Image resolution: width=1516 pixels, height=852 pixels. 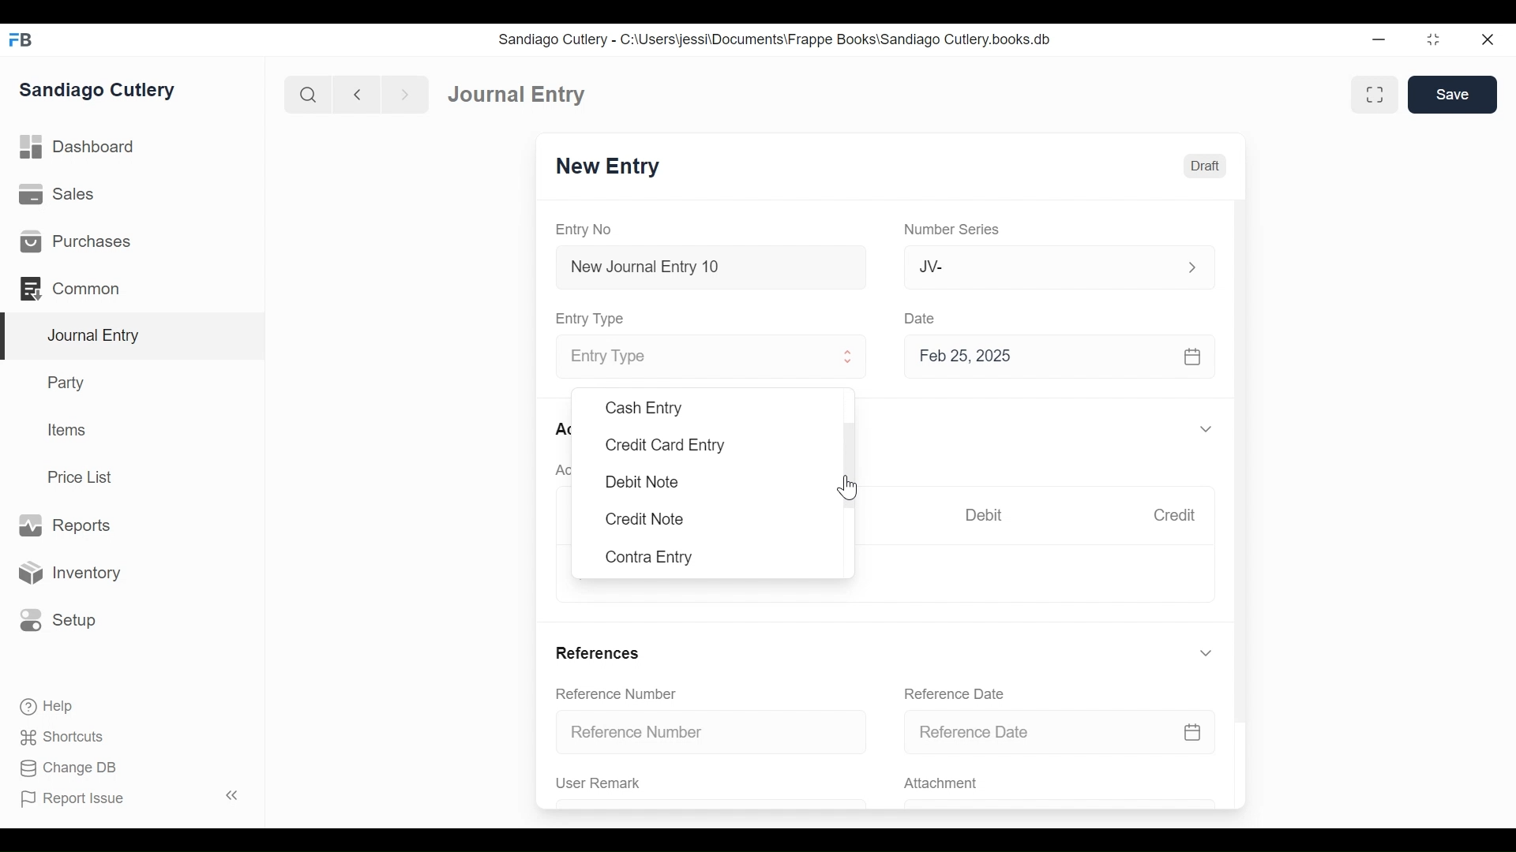 What do you see at coordinates (83, 476) in the screenshot?
I see `Price List` at bounding box center [83, 476].